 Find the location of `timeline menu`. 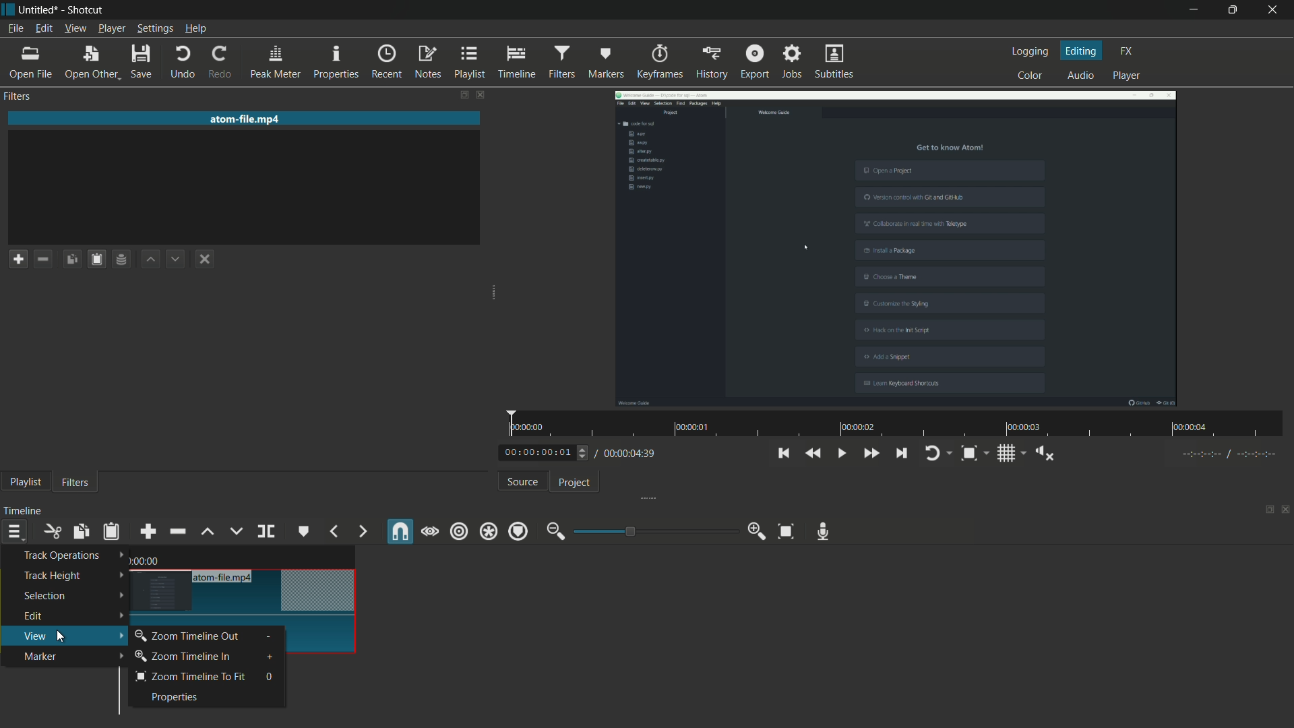

timeline menu is located at coordinates (14, 531).